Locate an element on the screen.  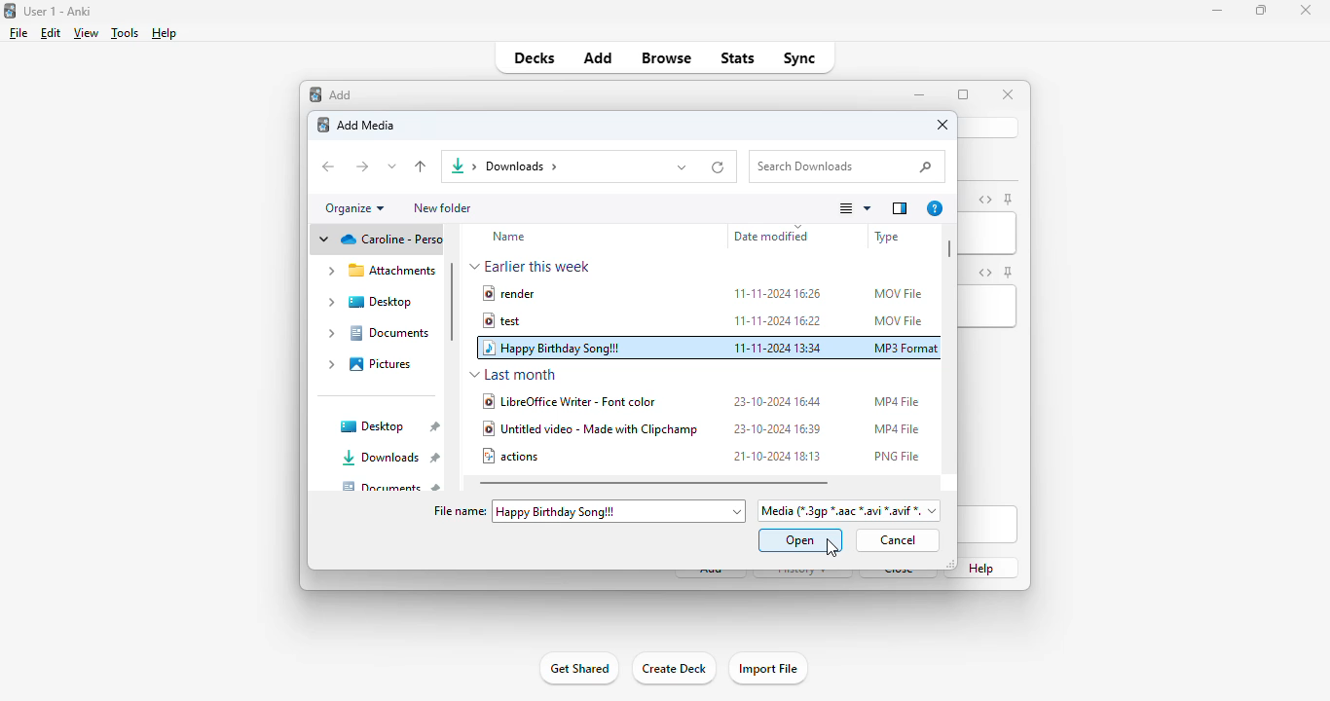
"happy birthday song!!!" added is located at coordinates (618, 511).